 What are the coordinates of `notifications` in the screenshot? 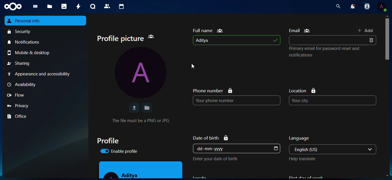 It's located at (46, 42).